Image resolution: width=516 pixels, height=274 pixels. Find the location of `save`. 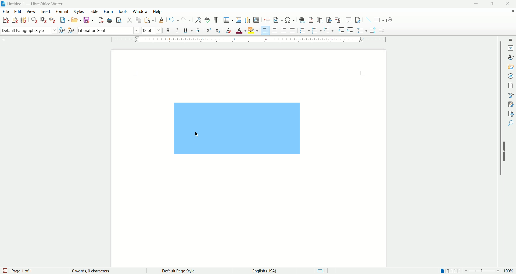

save is located at coordinates (5, 271).